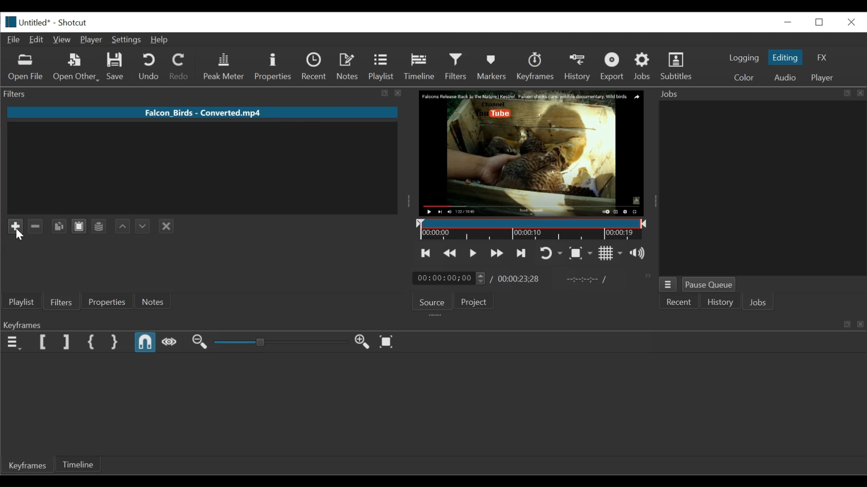 This screenshot has width=867, height=487. I want to click on Paste filters, so click(79, 226).